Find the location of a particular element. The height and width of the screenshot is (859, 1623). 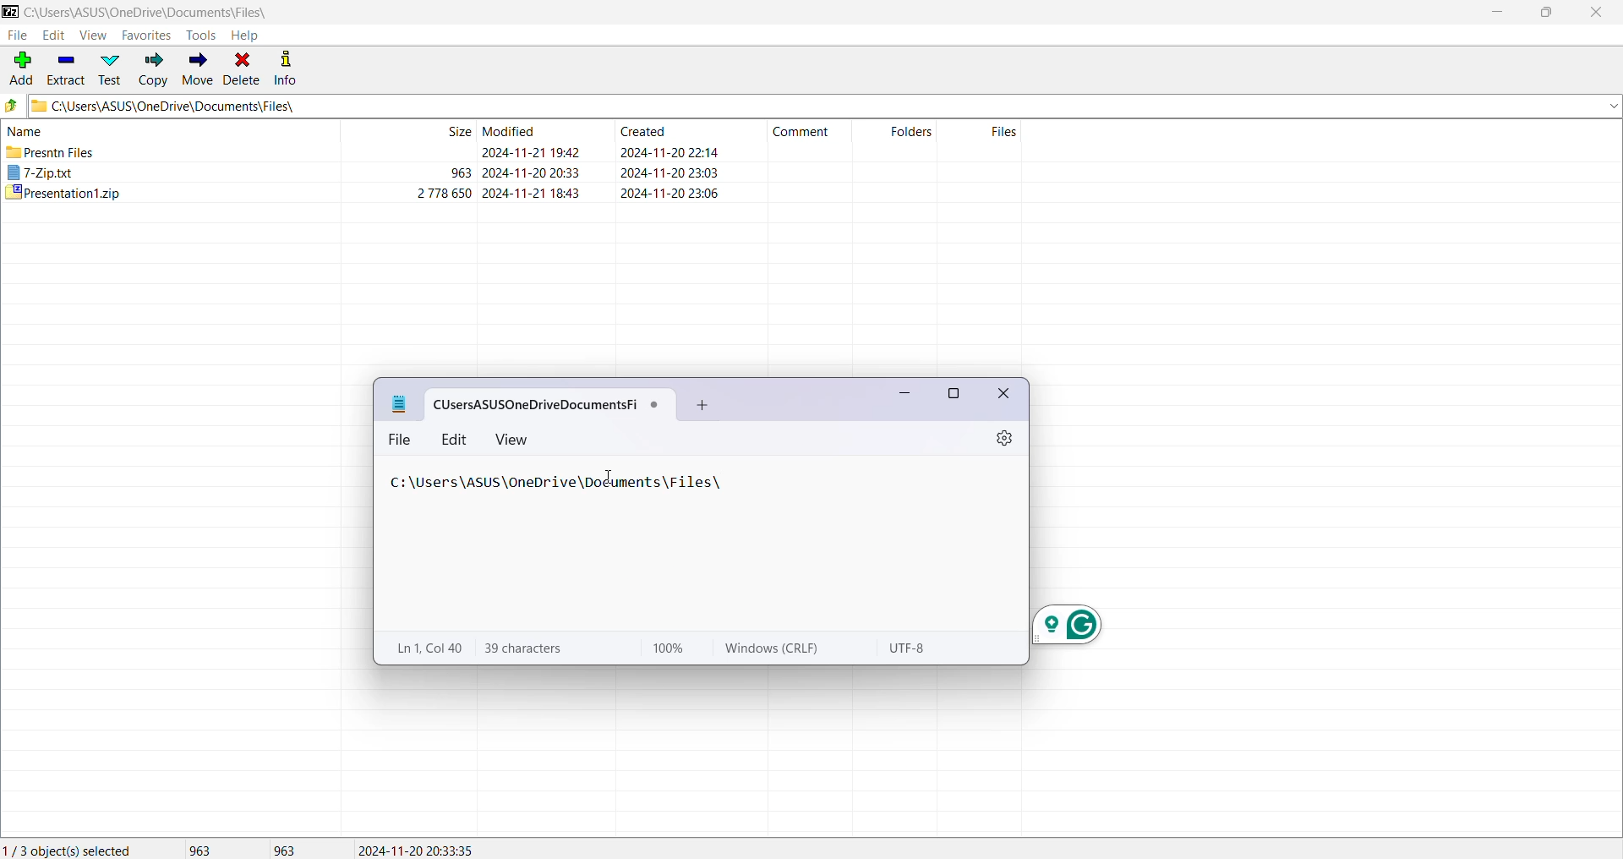

modified is located at coordinates (509, 131).